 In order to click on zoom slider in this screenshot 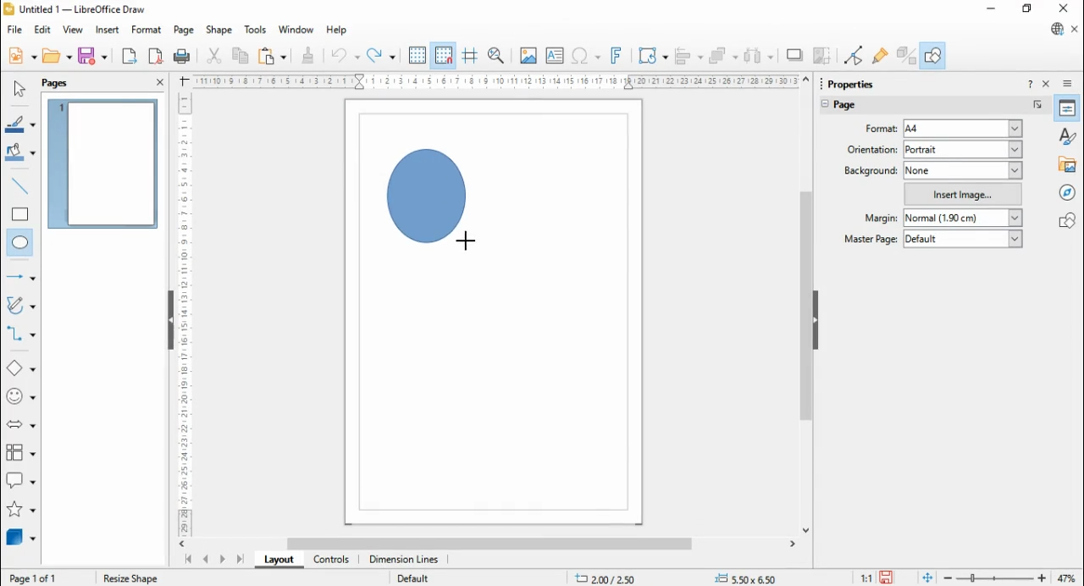, I will do `click(995, 578)`.